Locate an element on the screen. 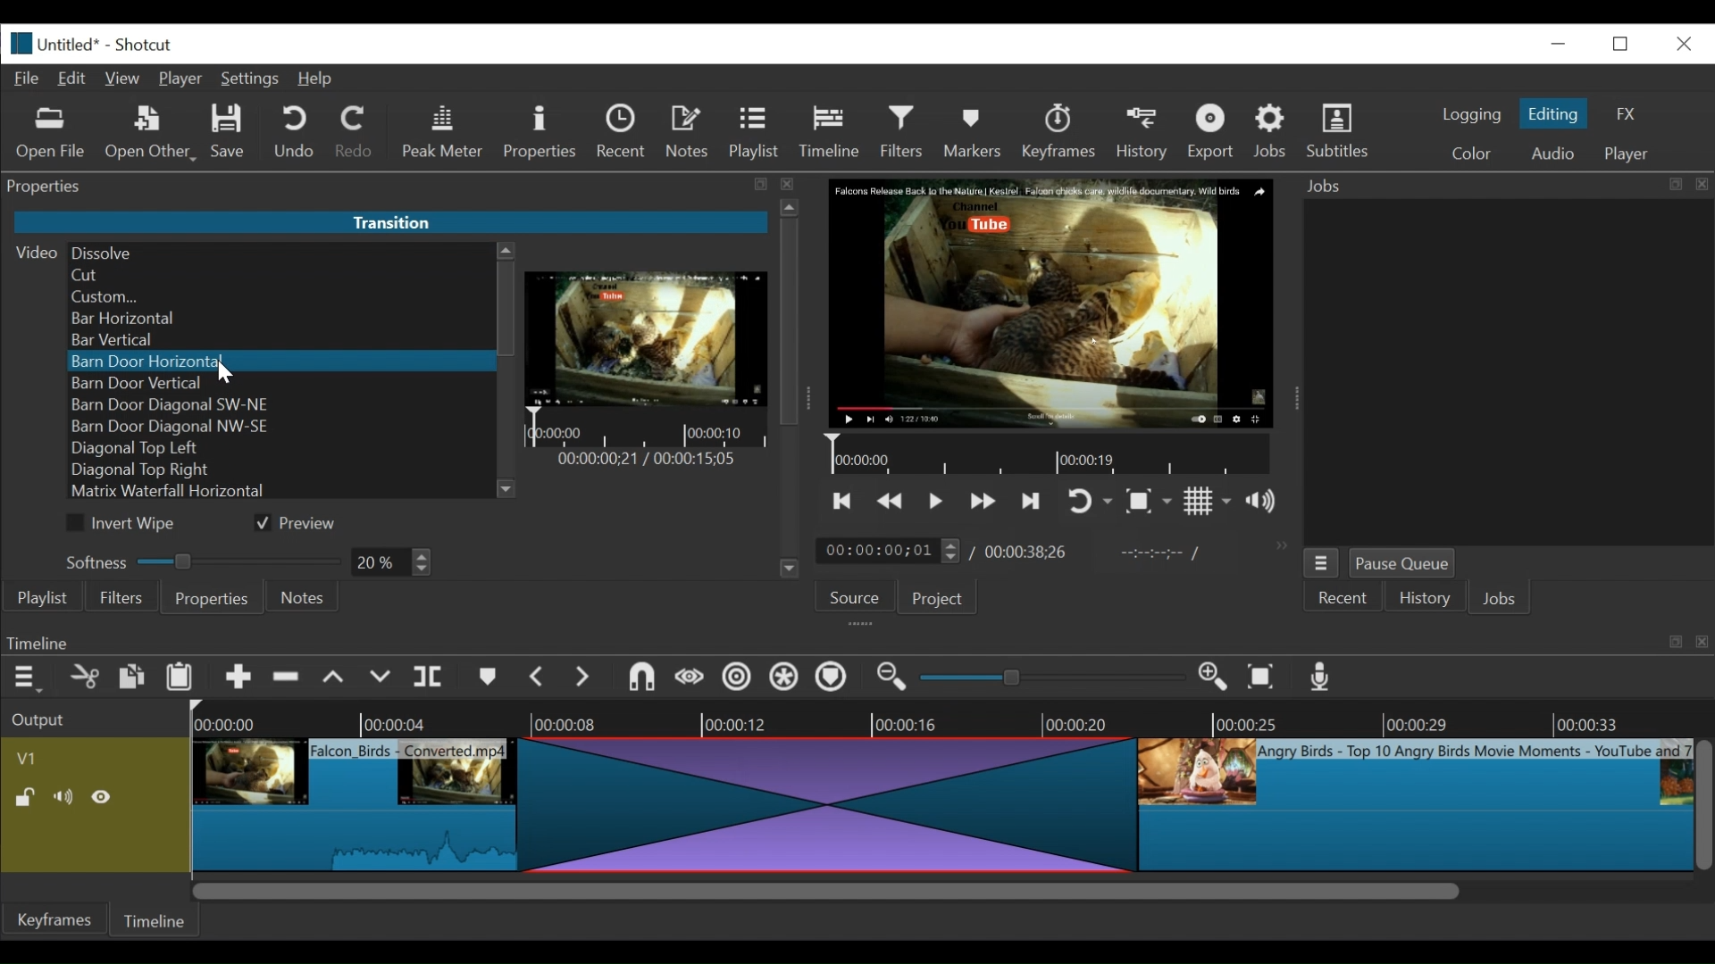 The width and height of the screenshot is (1715, 964). (un)check Invite Wipe is located at coordinates (125, 524).